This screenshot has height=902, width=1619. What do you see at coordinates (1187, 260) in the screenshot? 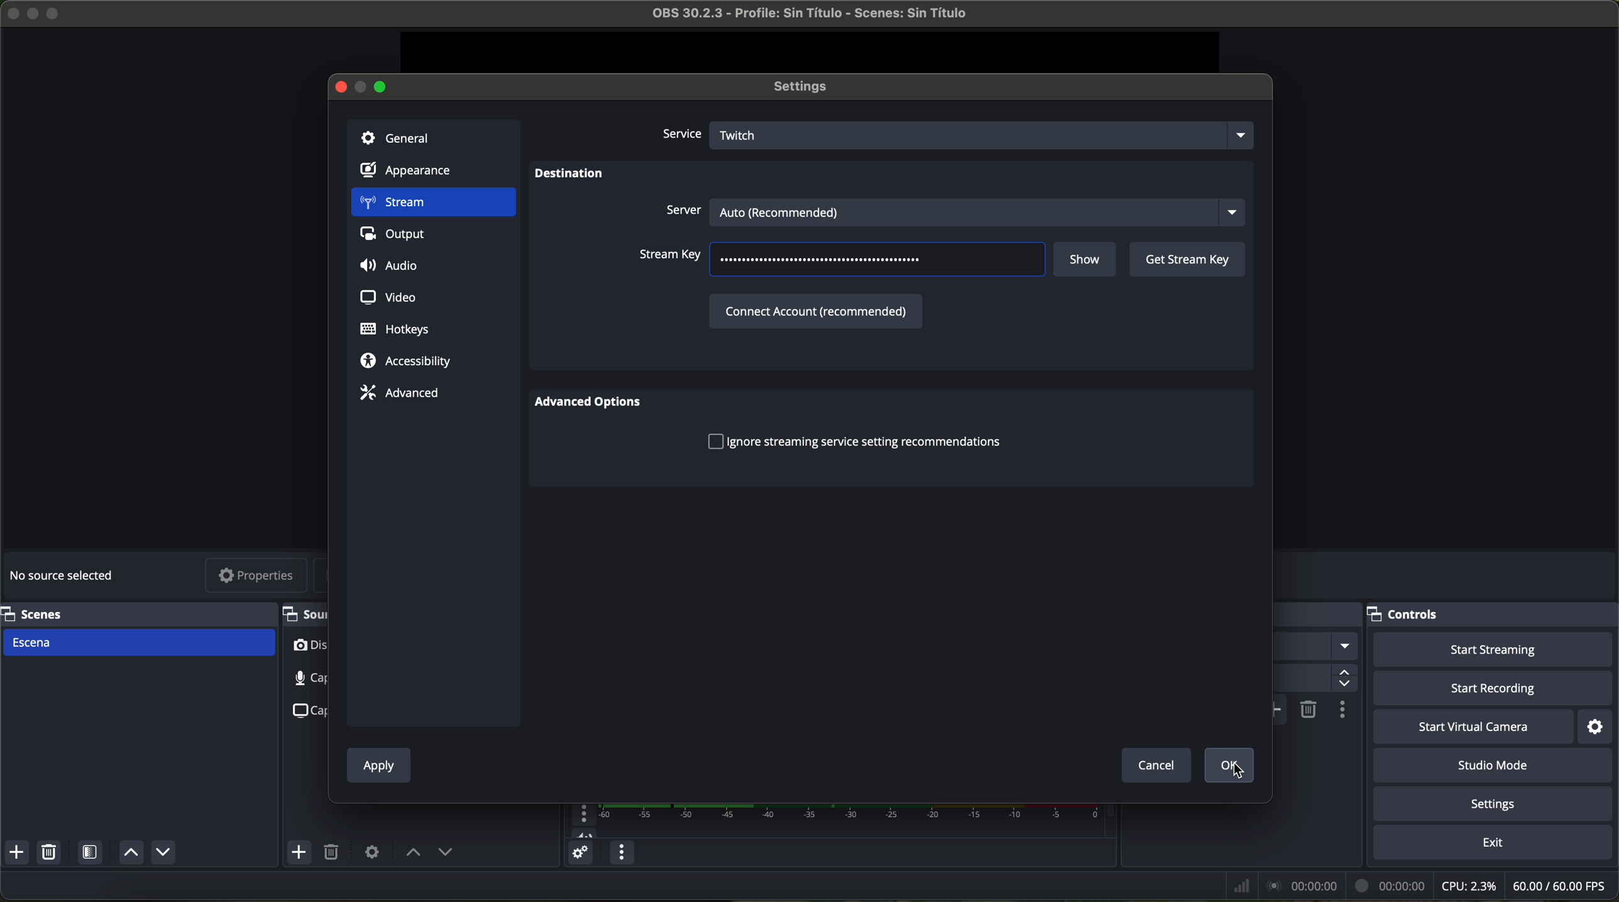
I see `click on get stream key` at bounding box center [1187, 260].